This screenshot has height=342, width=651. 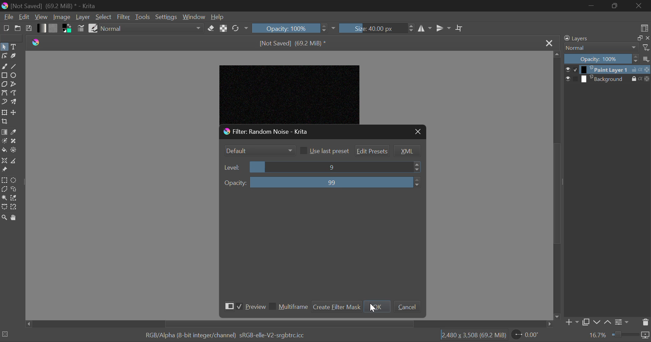 I want to click on Rectangular Selection, so click(x=4, y=180).